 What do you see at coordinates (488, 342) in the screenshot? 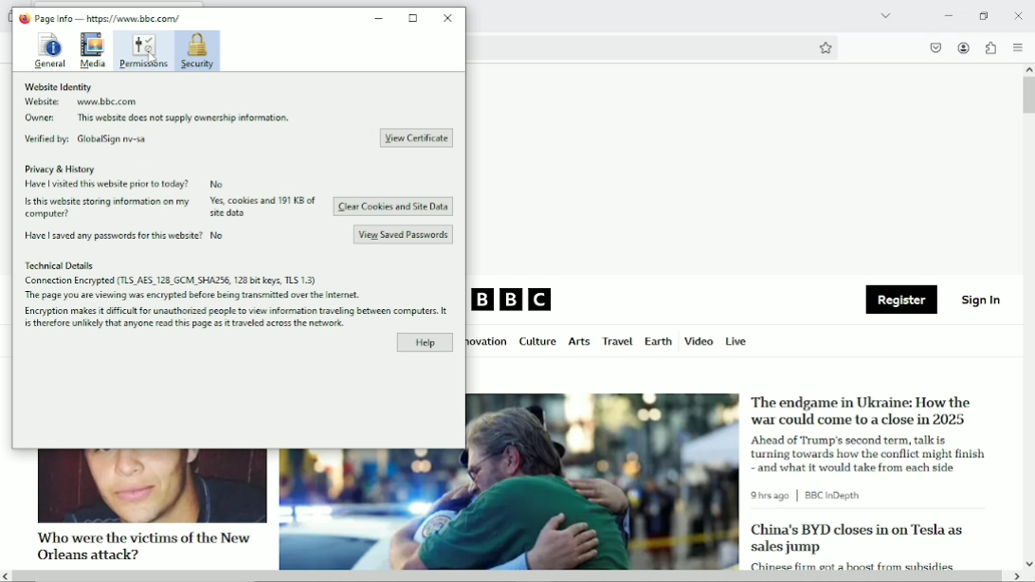
I see `Innovation` at bounding box center [488, 342].